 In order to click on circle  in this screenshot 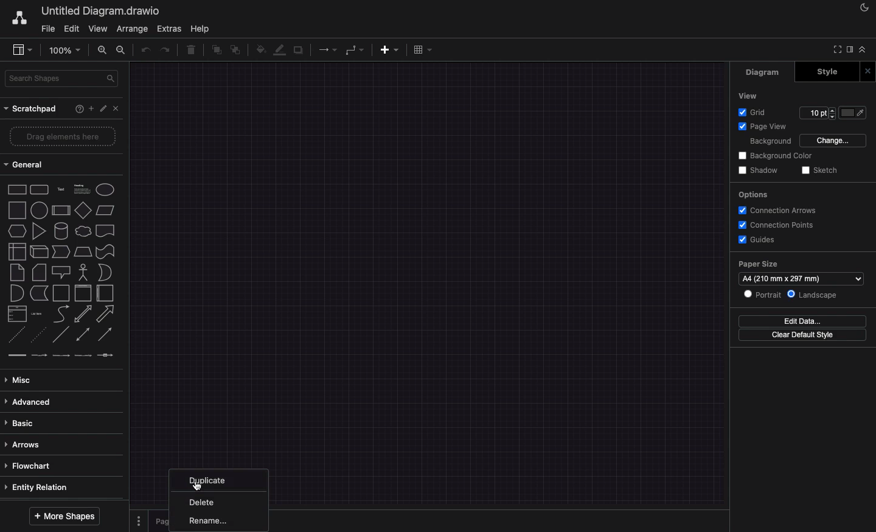, I will do `click(40, 211)`.